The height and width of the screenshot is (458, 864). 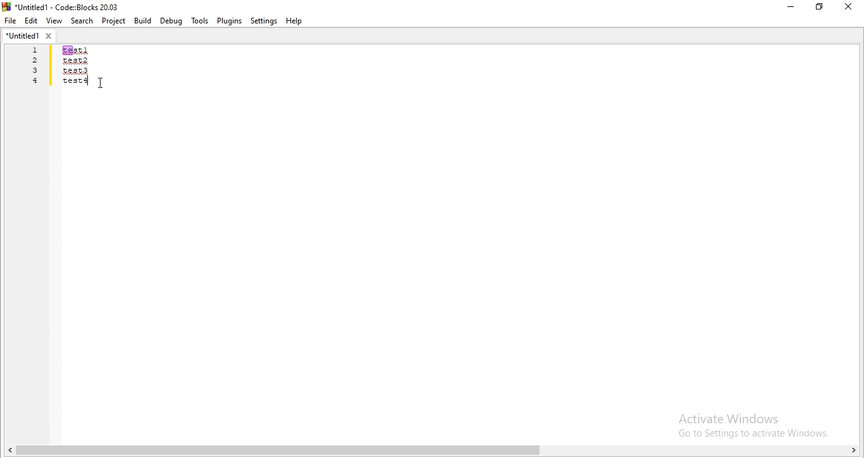 I want to click on Restore, so click(x=818, y=8).